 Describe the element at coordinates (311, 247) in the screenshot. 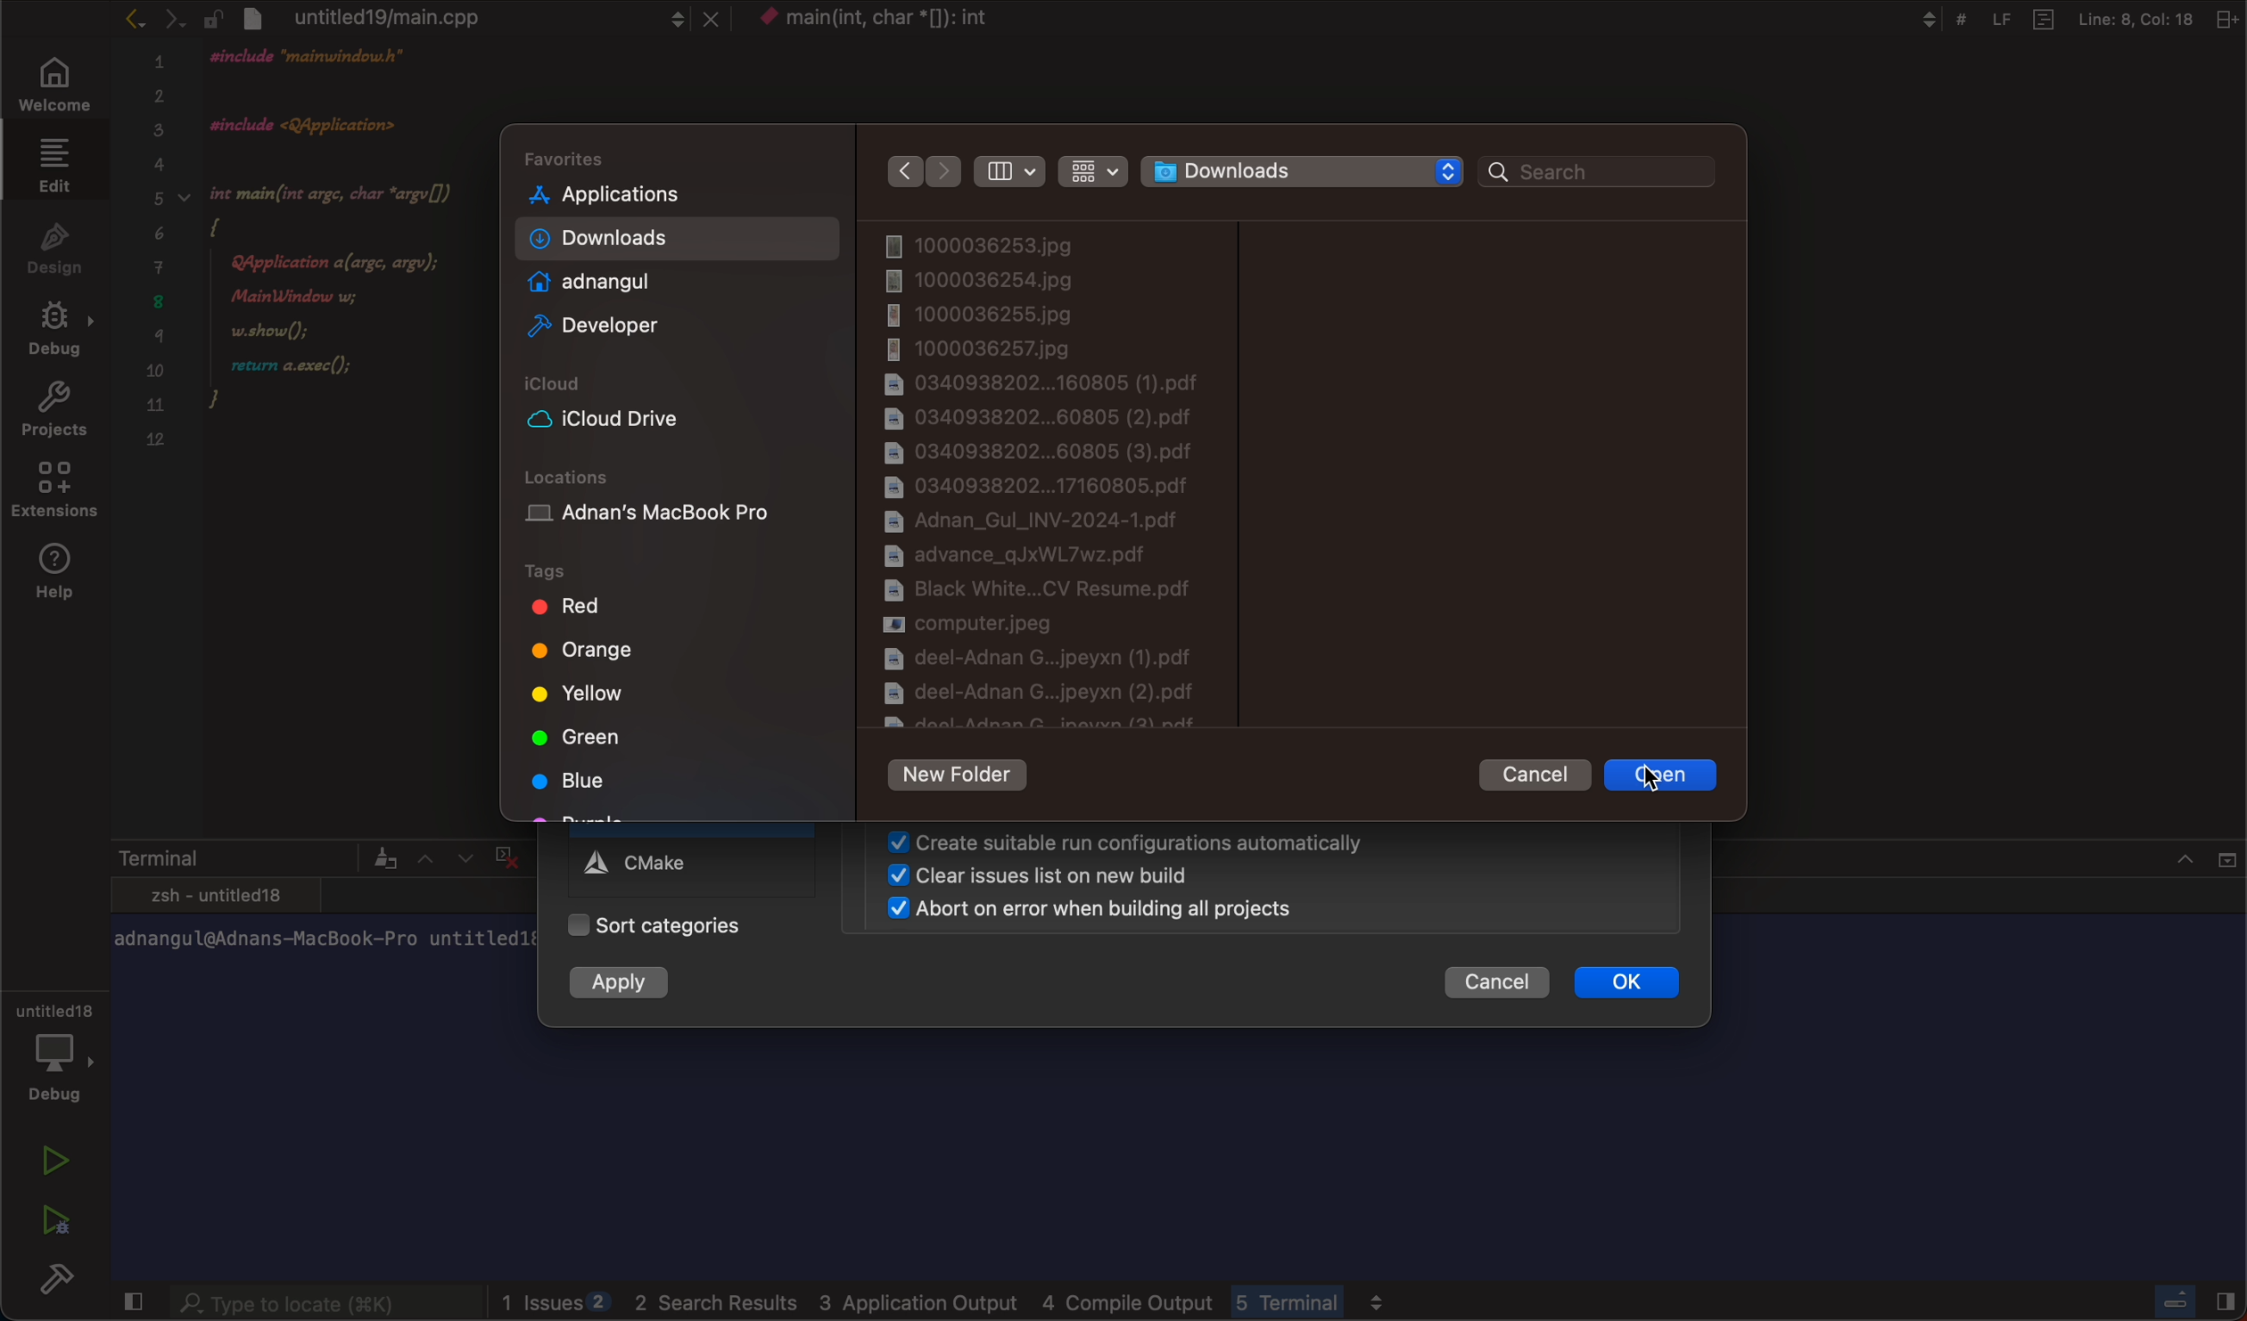

I see `code` at that location.